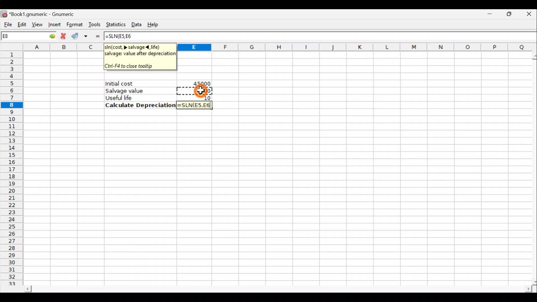 This screenshot has width=537, height=302. Describe the element at coordinates (489, 16) in the screenshot. I see `Minimize` at that location.